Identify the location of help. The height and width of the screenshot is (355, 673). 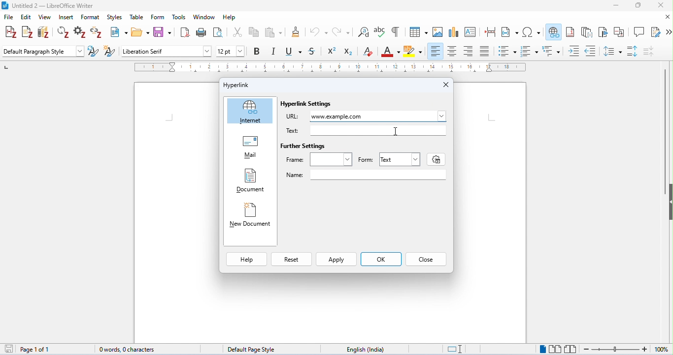
(230, 18).